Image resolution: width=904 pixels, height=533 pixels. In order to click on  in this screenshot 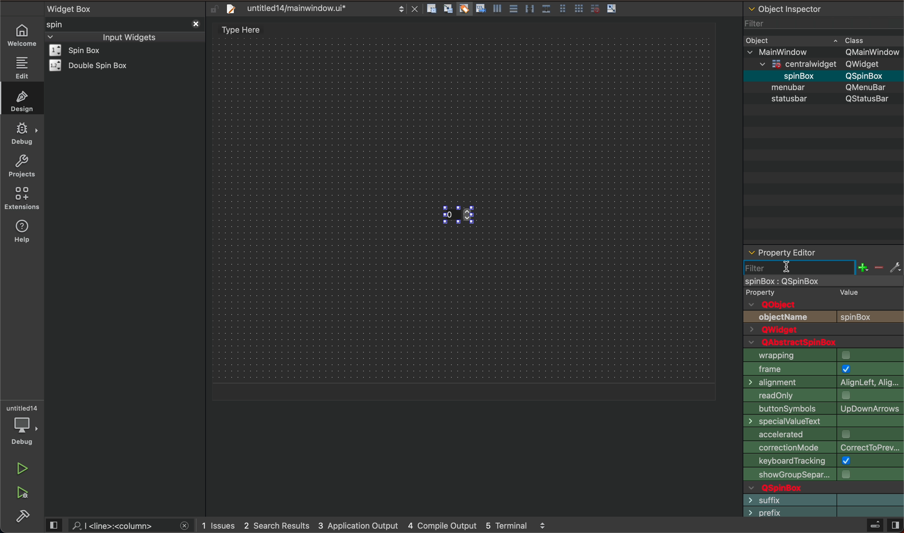, I will do `click(868, 75)`.